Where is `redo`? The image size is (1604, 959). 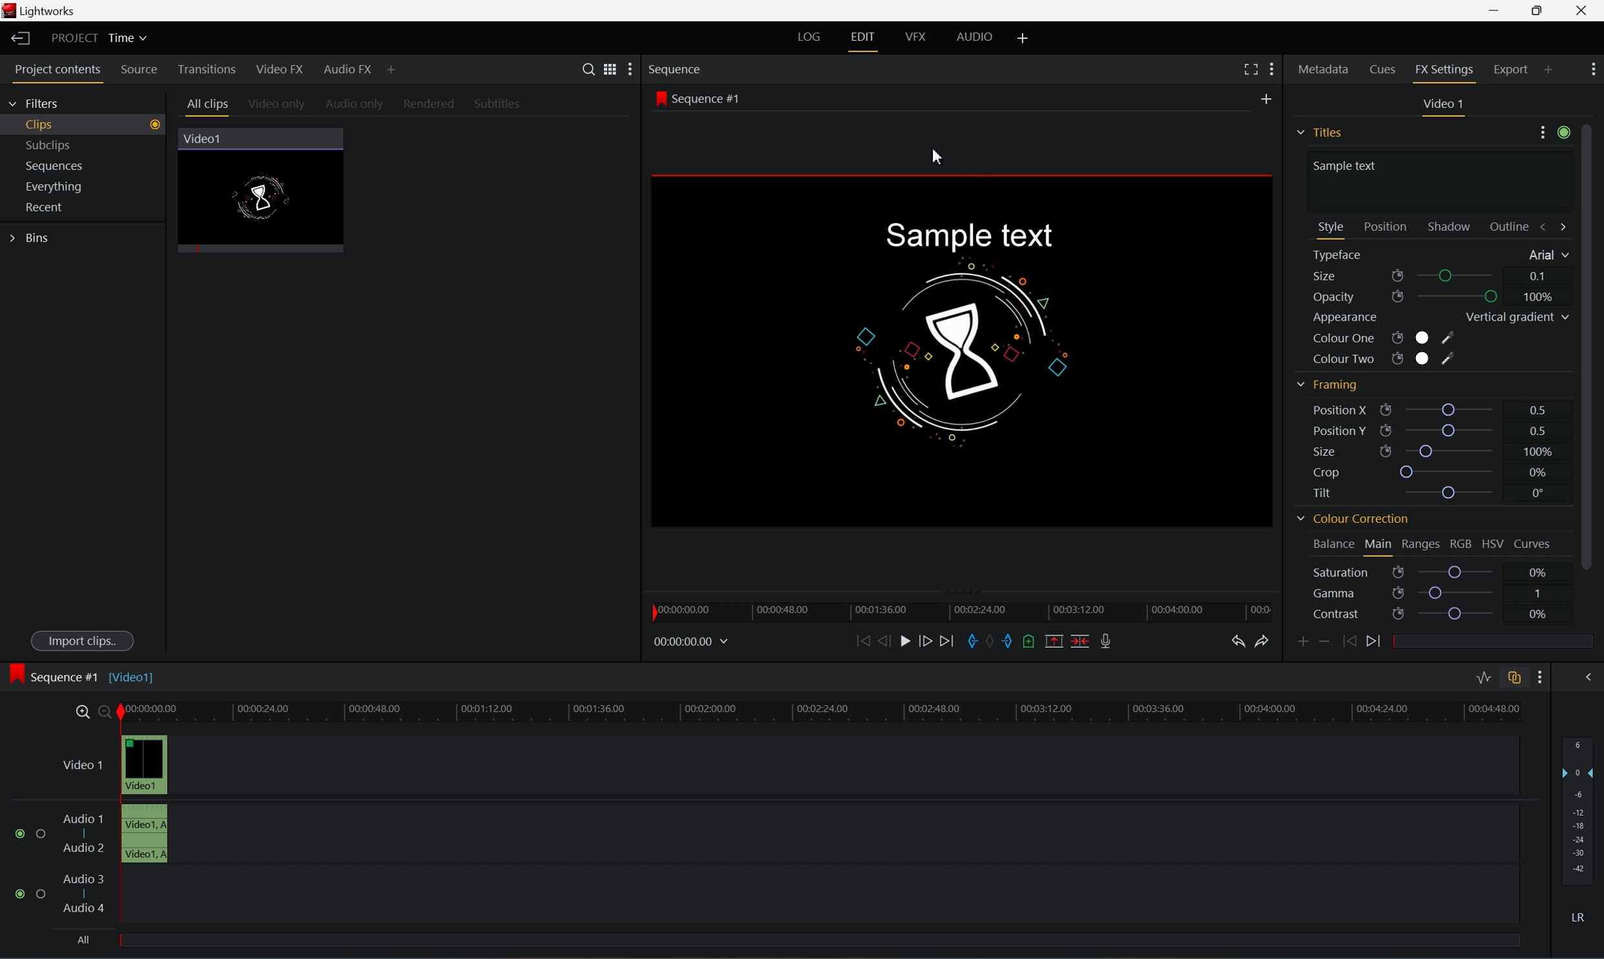
redo is located at coordinates (1265, 642).